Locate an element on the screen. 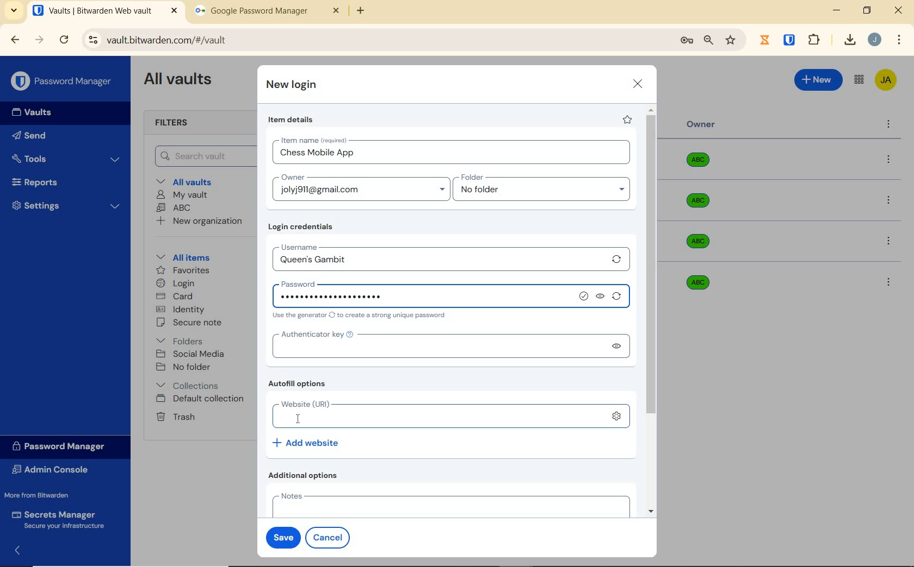  no folder is located at coordinates (546, 192).